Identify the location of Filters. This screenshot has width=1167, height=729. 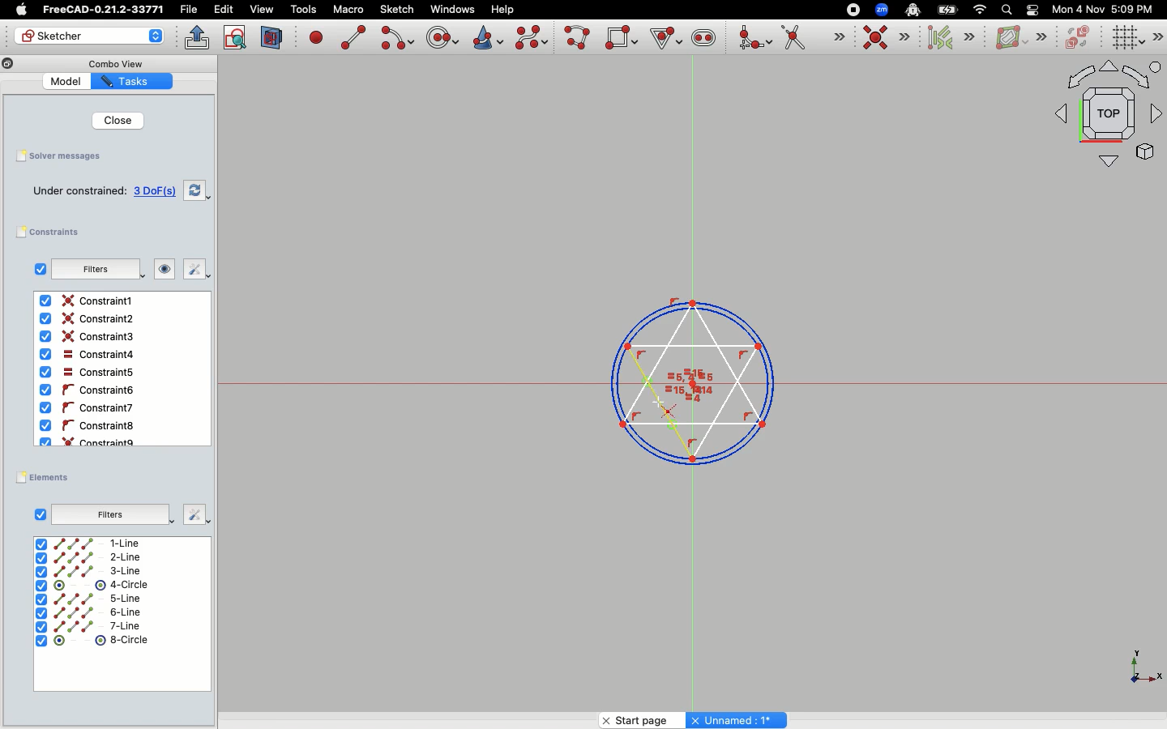
(112, 513).